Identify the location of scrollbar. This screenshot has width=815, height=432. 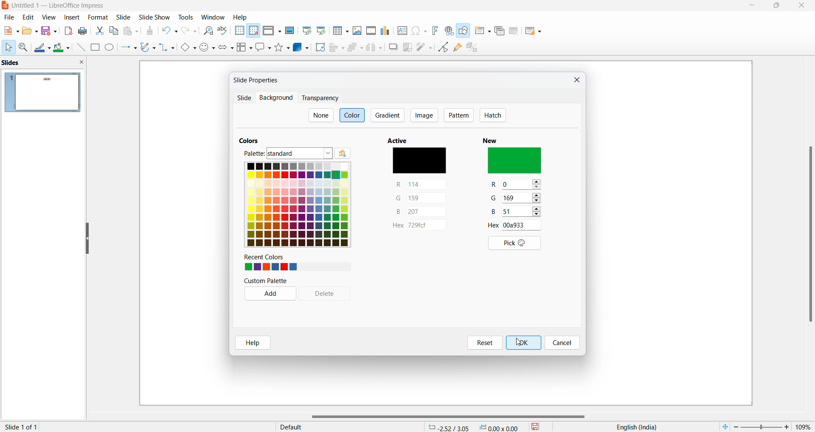
(809, 233).